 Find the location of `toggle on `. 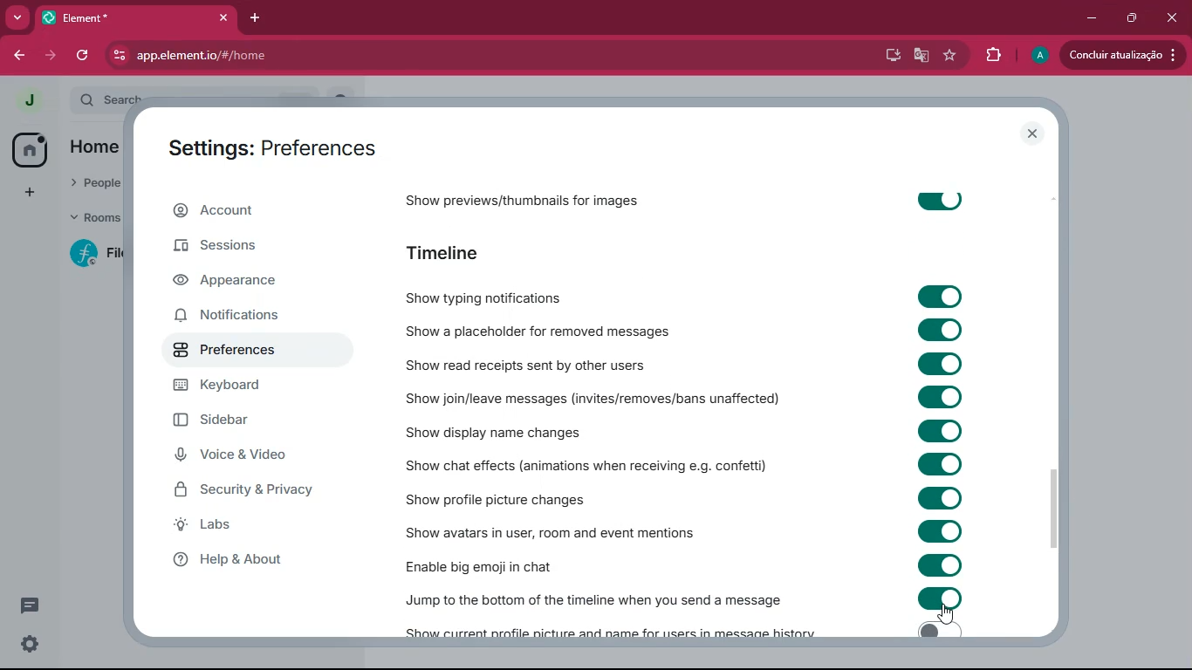

toggle on  is located at coordinates (941, 496).